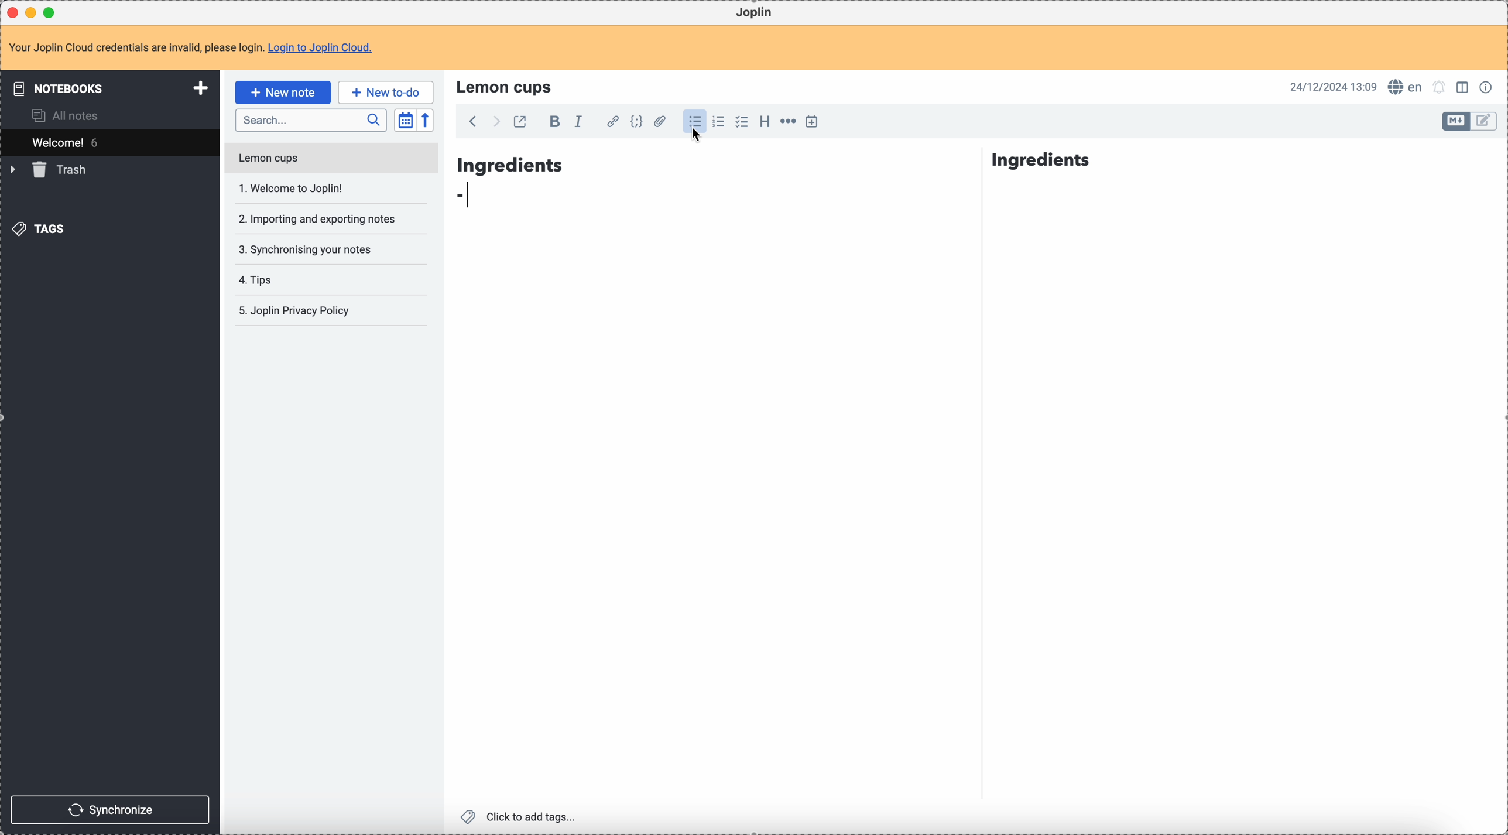 This screenshot has height=835, width=1508. Describe the element at coordinates (1488, 86) in the screenshot. I see `note properties` at that location.